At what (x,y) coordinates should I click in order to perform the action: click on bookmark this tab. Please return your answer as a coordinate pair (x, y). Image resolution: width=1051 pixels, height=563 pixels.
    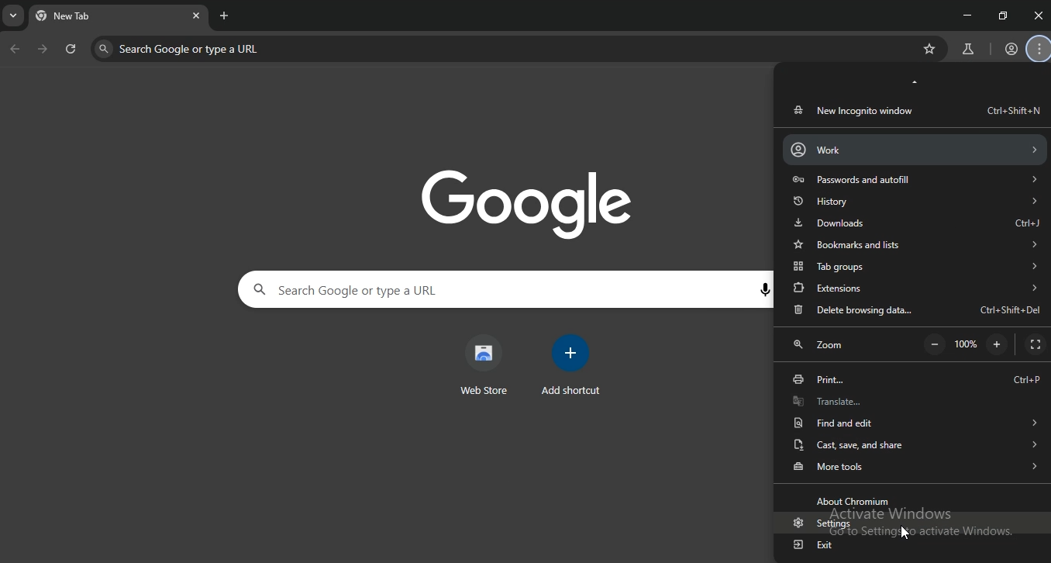
    Looking at the image, I should click on (932, 49).